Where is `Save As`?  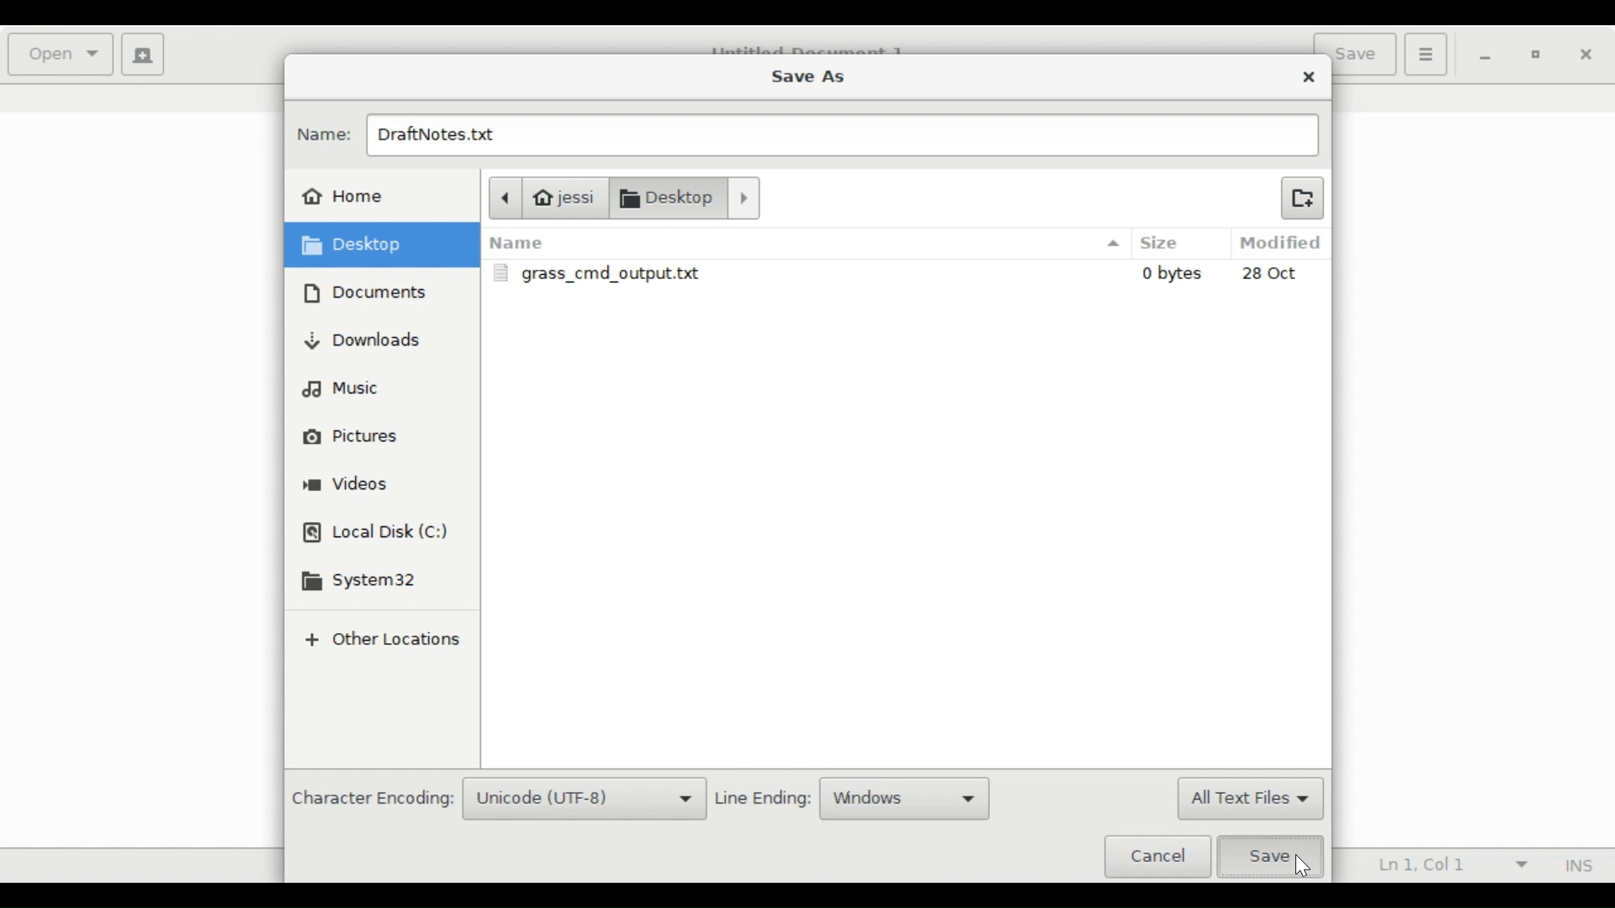 Save As is located at coordinates (807, 75).